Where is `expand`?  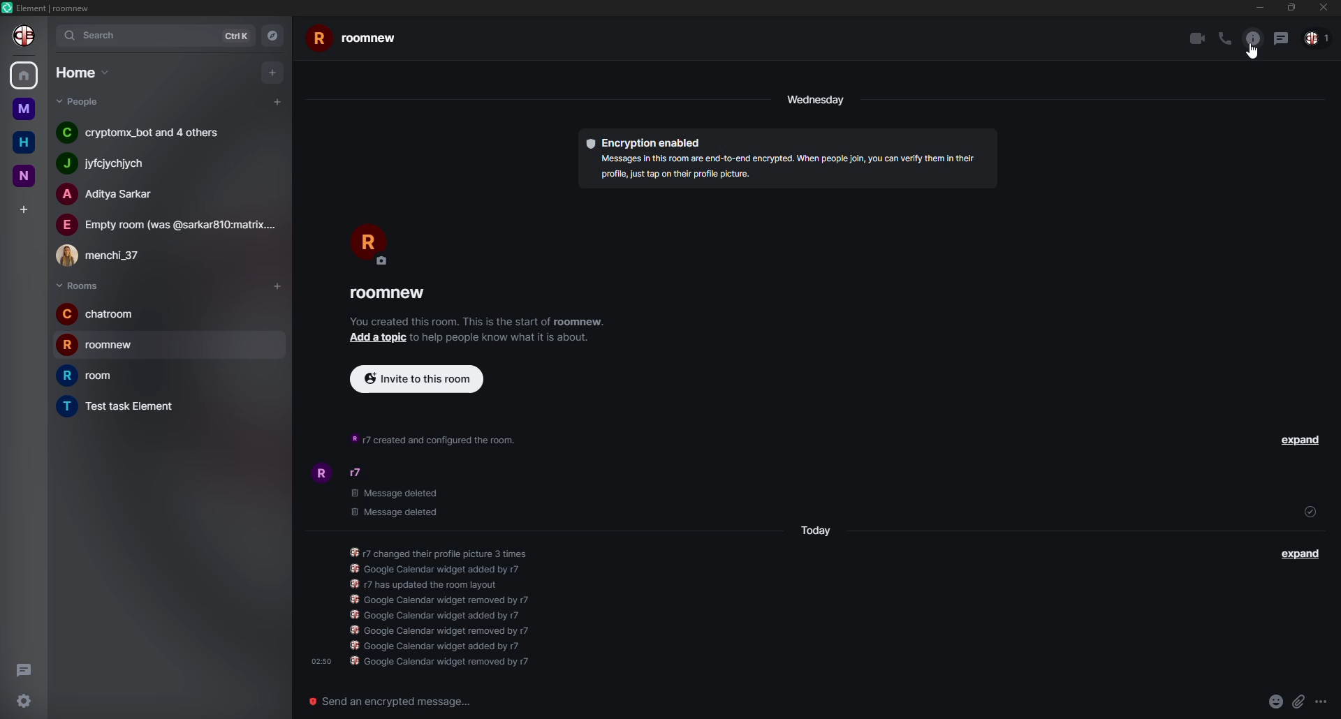
expand is located at coordinates (1301, 554).